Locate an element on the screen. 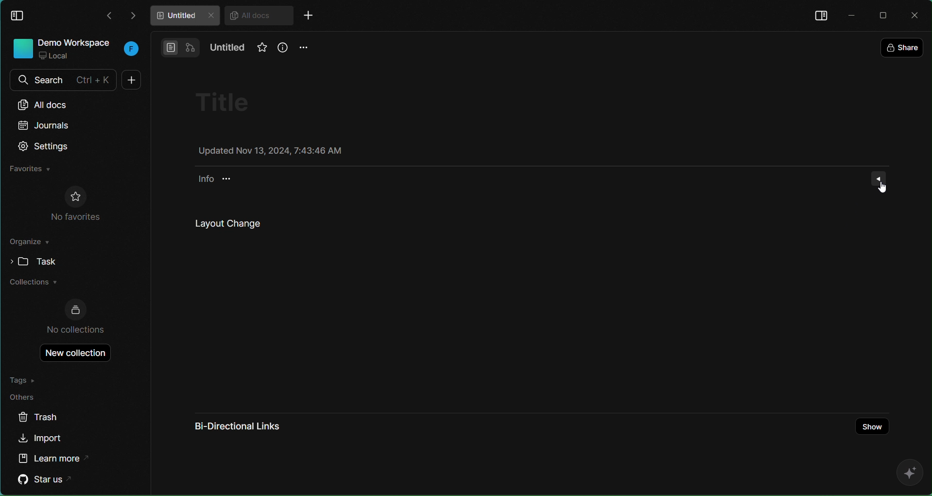 The width and height of the screenshot is (932, 496). Show is located at coordinates (873, 428).